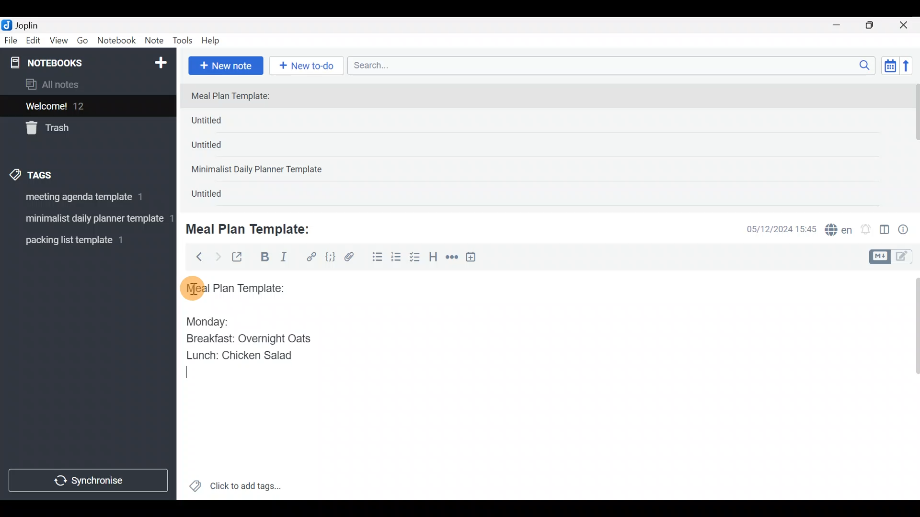  I want to click on Note properties, so click(908, 230).